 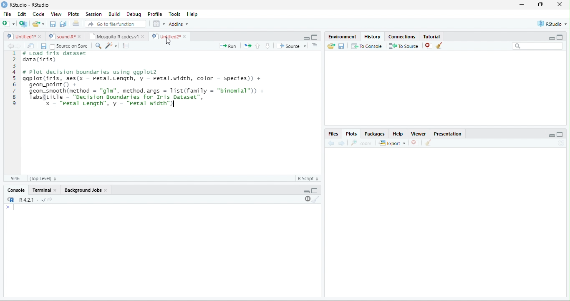 What do you see at coordinates (227, 46) in the screenshot?
I see `Run file` at bounding box center [227, 46].